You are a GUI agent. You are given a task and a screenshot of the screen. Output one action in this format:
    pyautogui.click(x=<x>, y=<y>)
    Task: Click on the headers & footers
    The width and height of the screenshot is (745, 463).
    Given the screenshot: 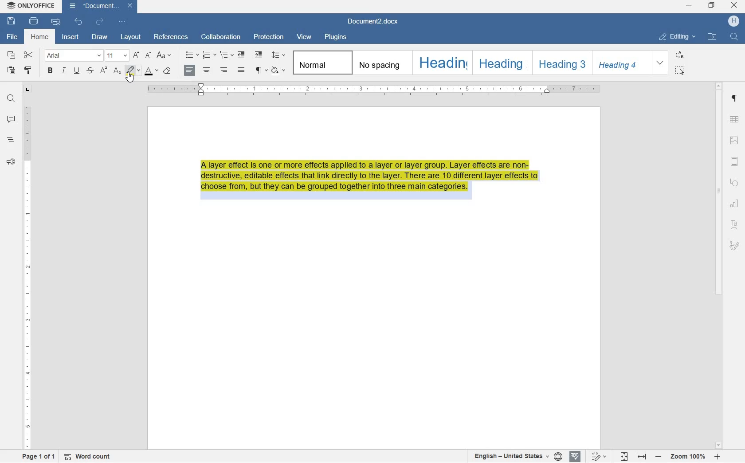 What is the action you would take?
    pyautogui.click(x=734, y=162)
    